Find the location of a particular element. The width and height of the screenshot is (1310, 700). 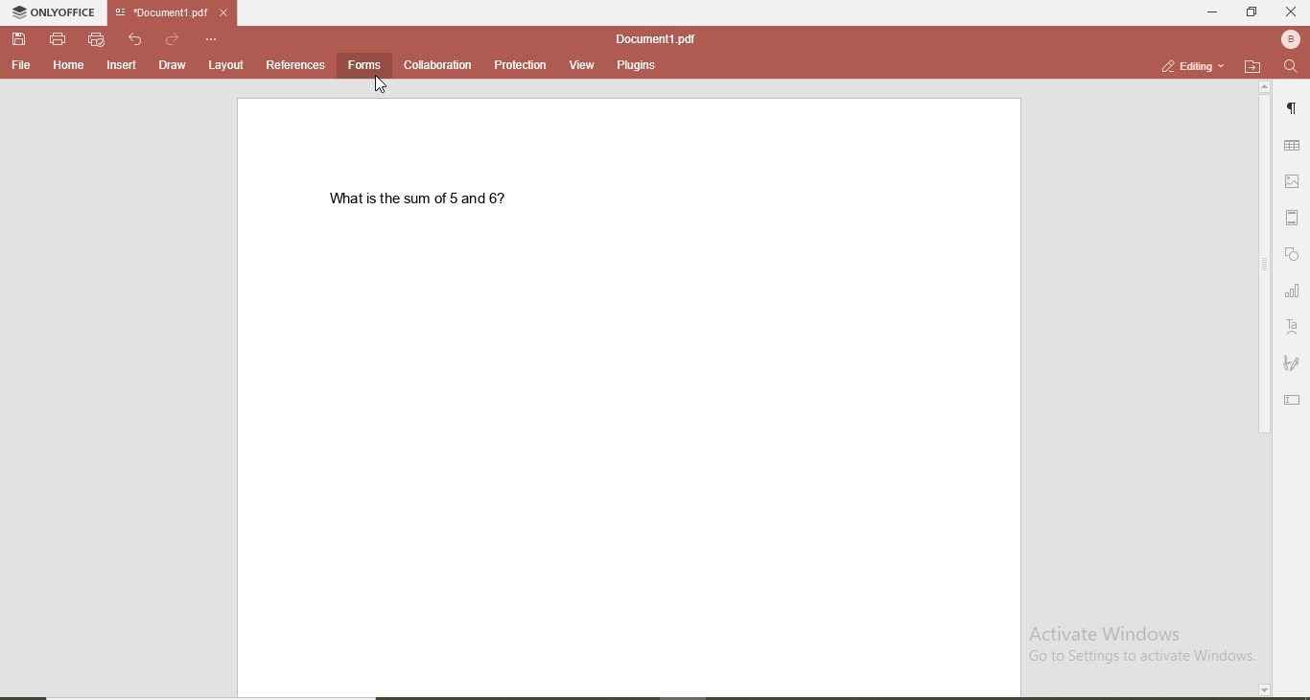

Activate windows is located at coordinates (1146, 643).